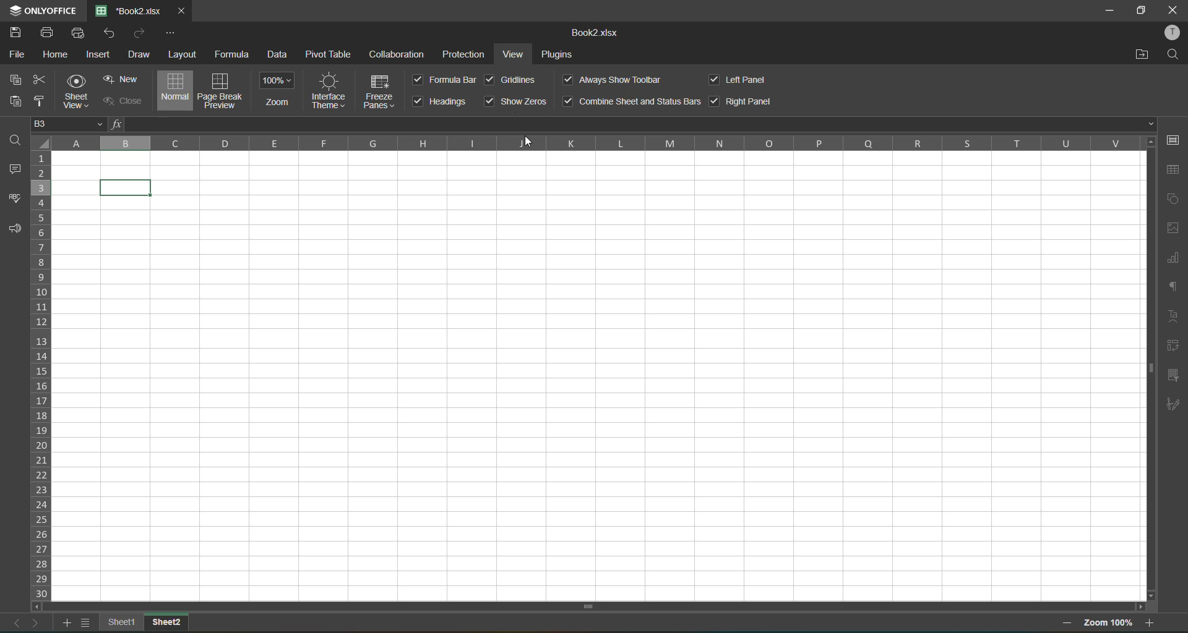 This screenshot has height=633, width=1188. What do you see at coordinates (37, 623) in the screenshot?
I see `next` at bounding box center [37, 623].